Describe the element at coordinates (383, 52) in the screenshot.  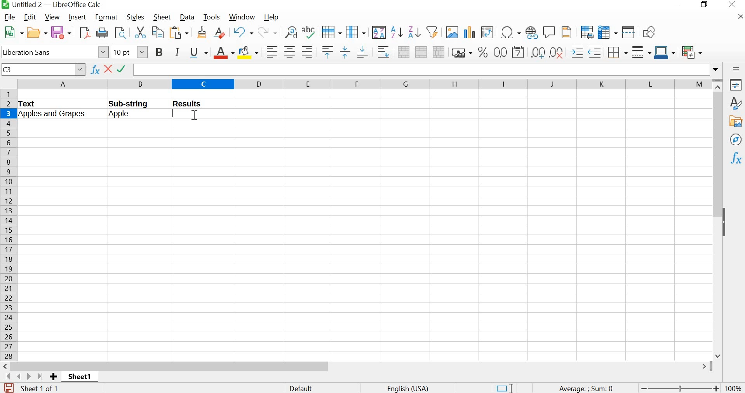
I see `wrap text` at that location.